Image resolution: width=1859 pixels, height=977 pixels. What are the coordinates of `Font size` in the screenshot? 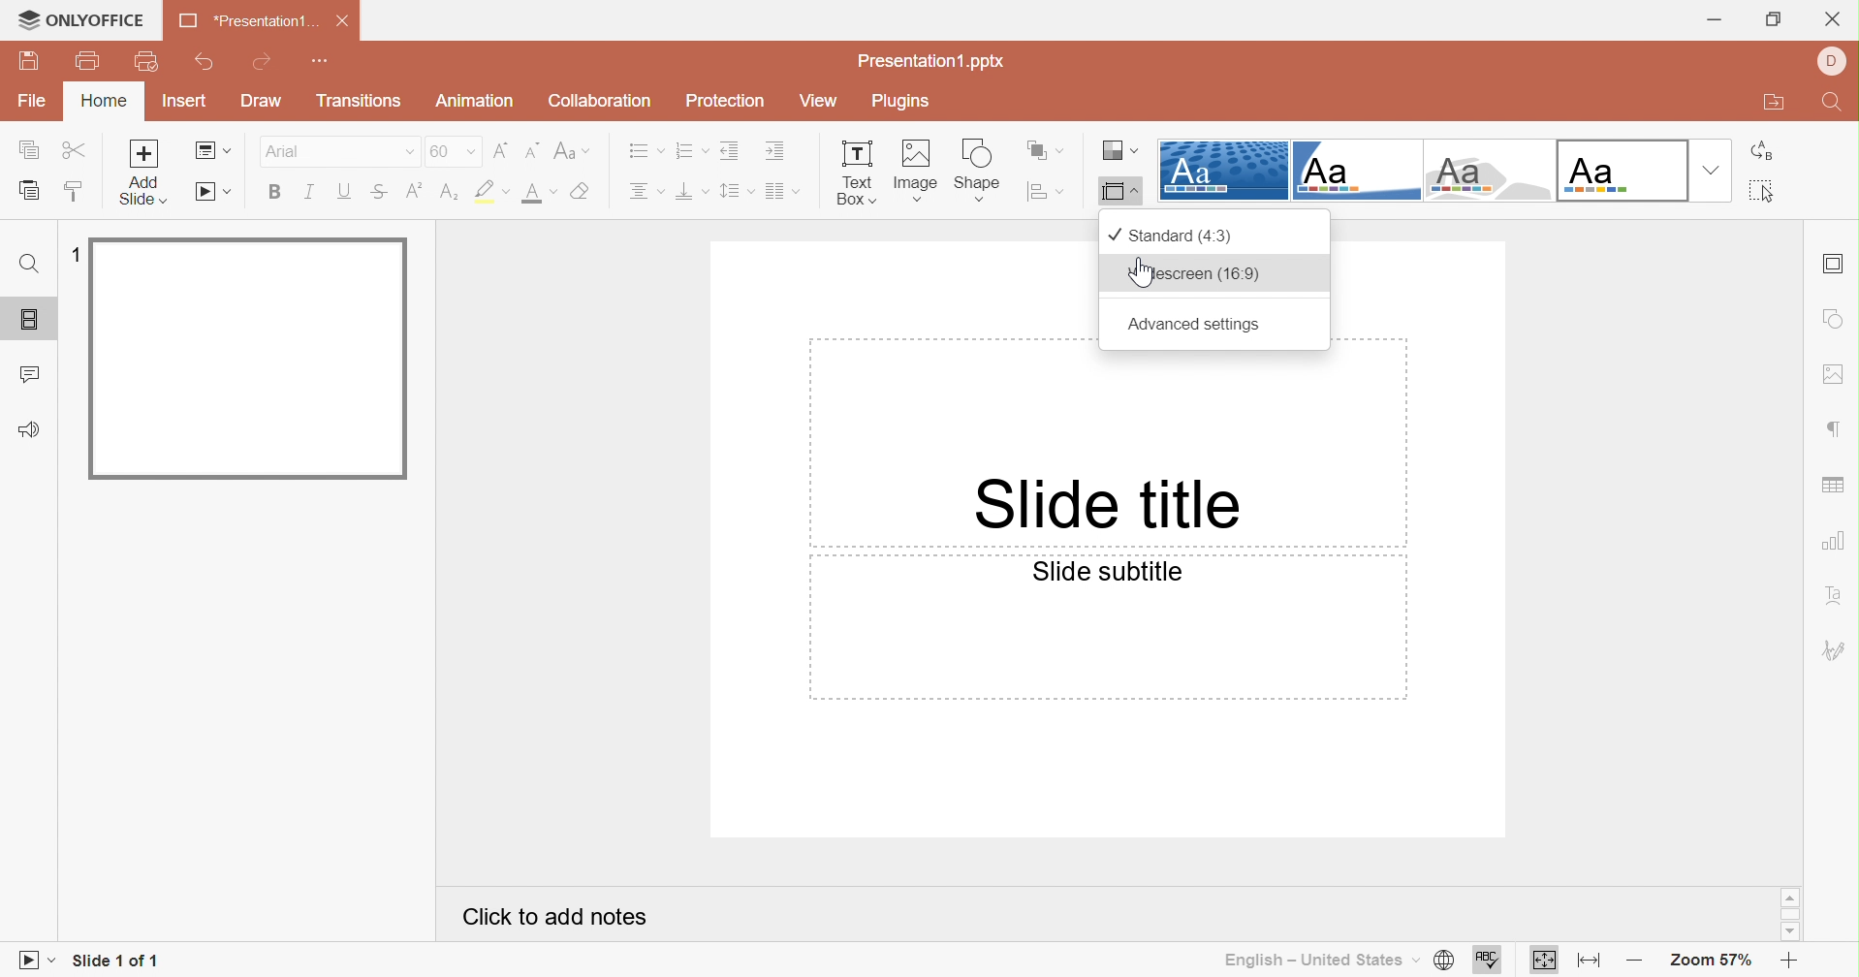 It's located at (452, 149).